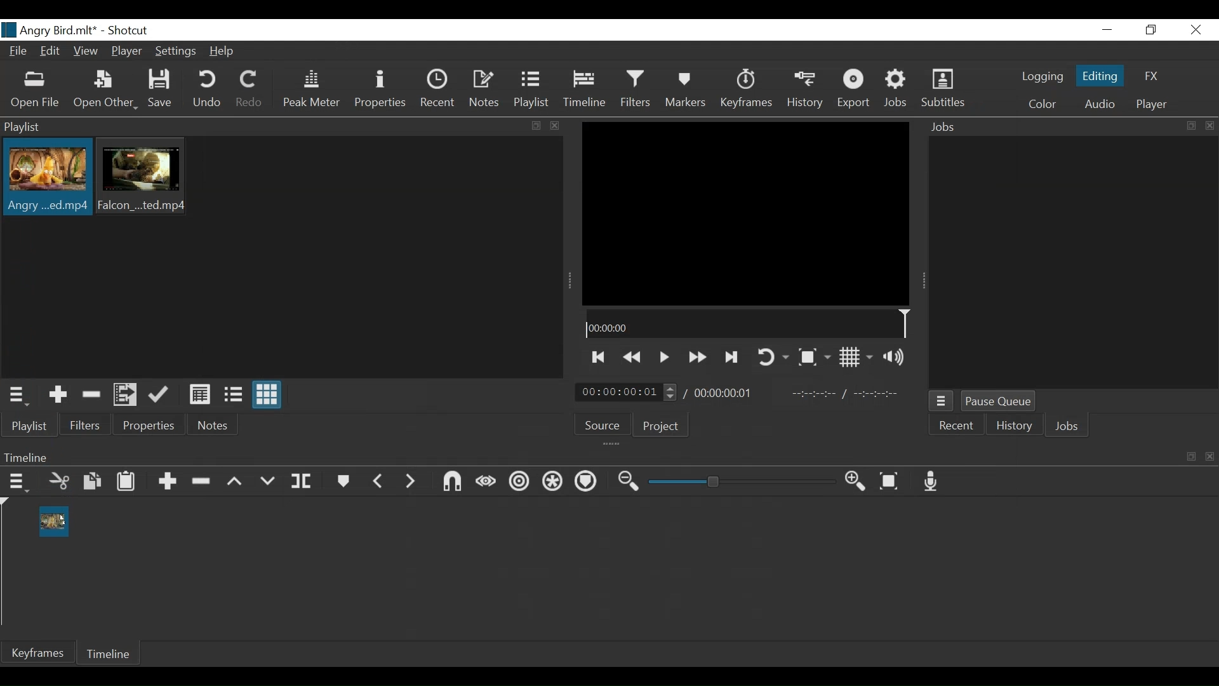 This screenshot has width=1219, height=686. What do you see at coordinates (599, 358) in the screenshot?
I see `Skip to the next point` at bounding box center [599, 358].